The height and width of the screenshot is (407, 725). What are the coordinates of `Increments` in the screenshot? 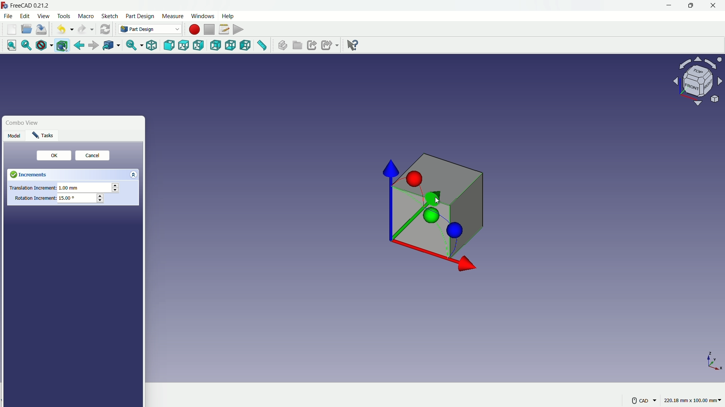 It's located at (46, 174).